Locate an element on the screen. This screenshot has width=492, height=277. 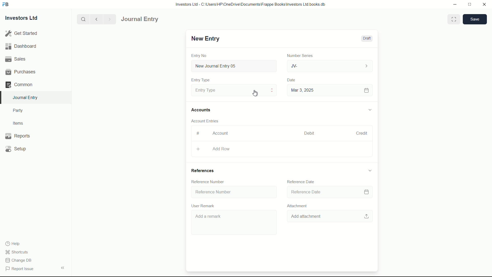
Attachment is located at coordinates (298, 206).